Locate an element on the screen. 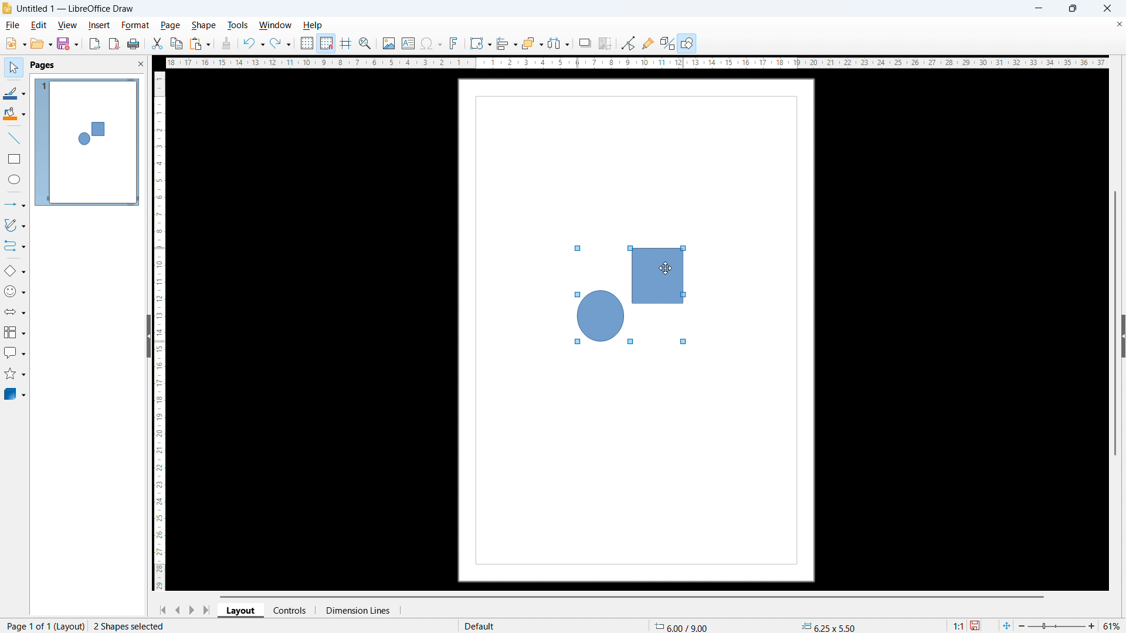 The height and width of the screenshot is (633, 1126). toggle extrusion is located at coordinates (667, 43).